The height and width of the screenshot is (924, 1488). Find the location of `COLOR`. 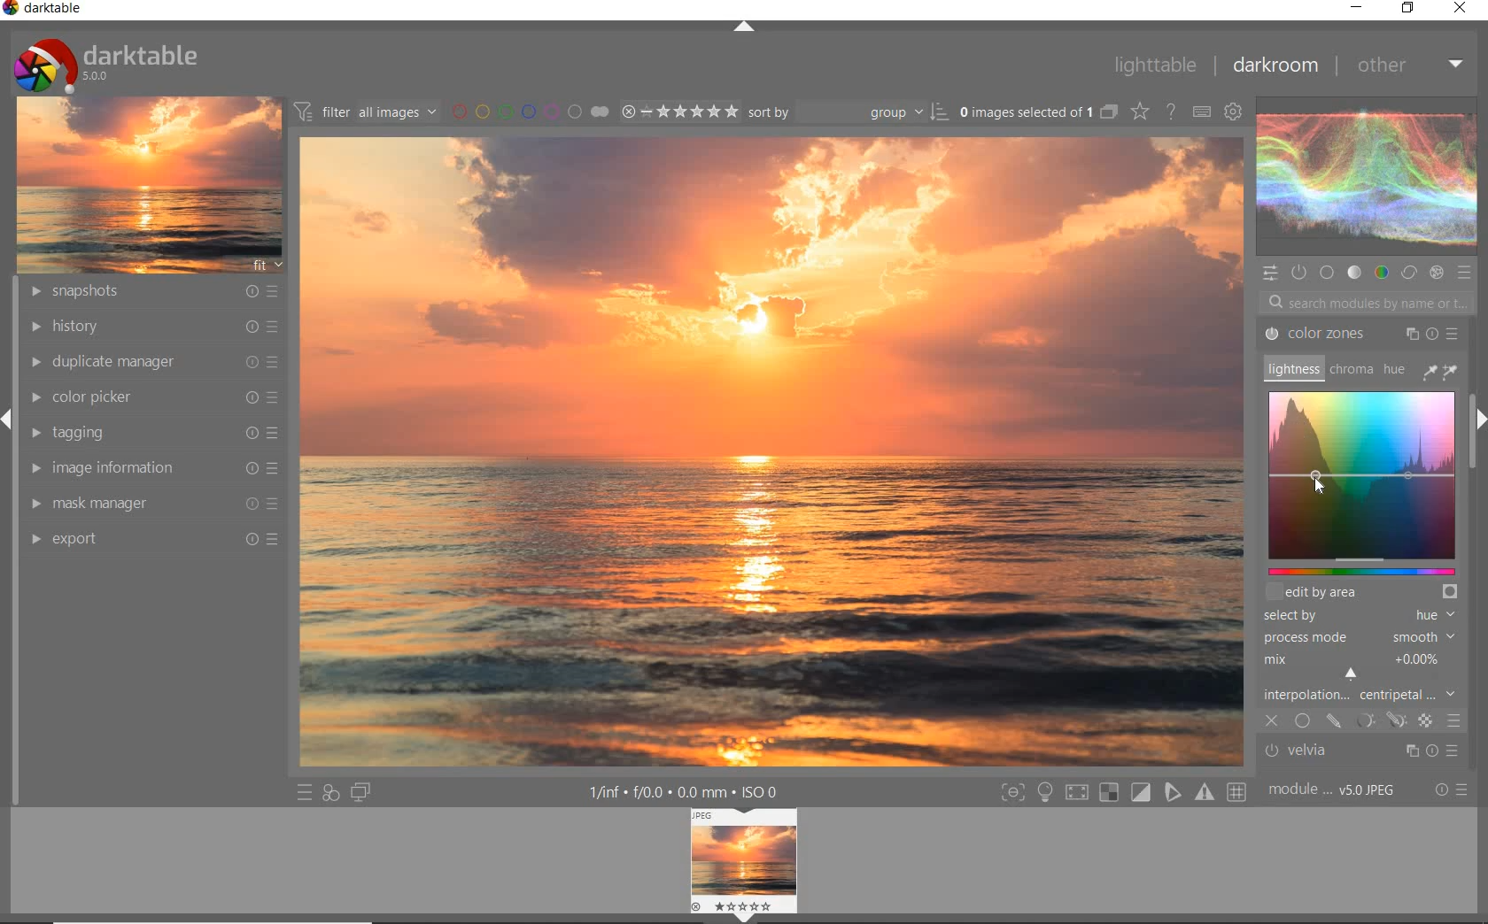

COLOR is located at coordinates (1379, 273).